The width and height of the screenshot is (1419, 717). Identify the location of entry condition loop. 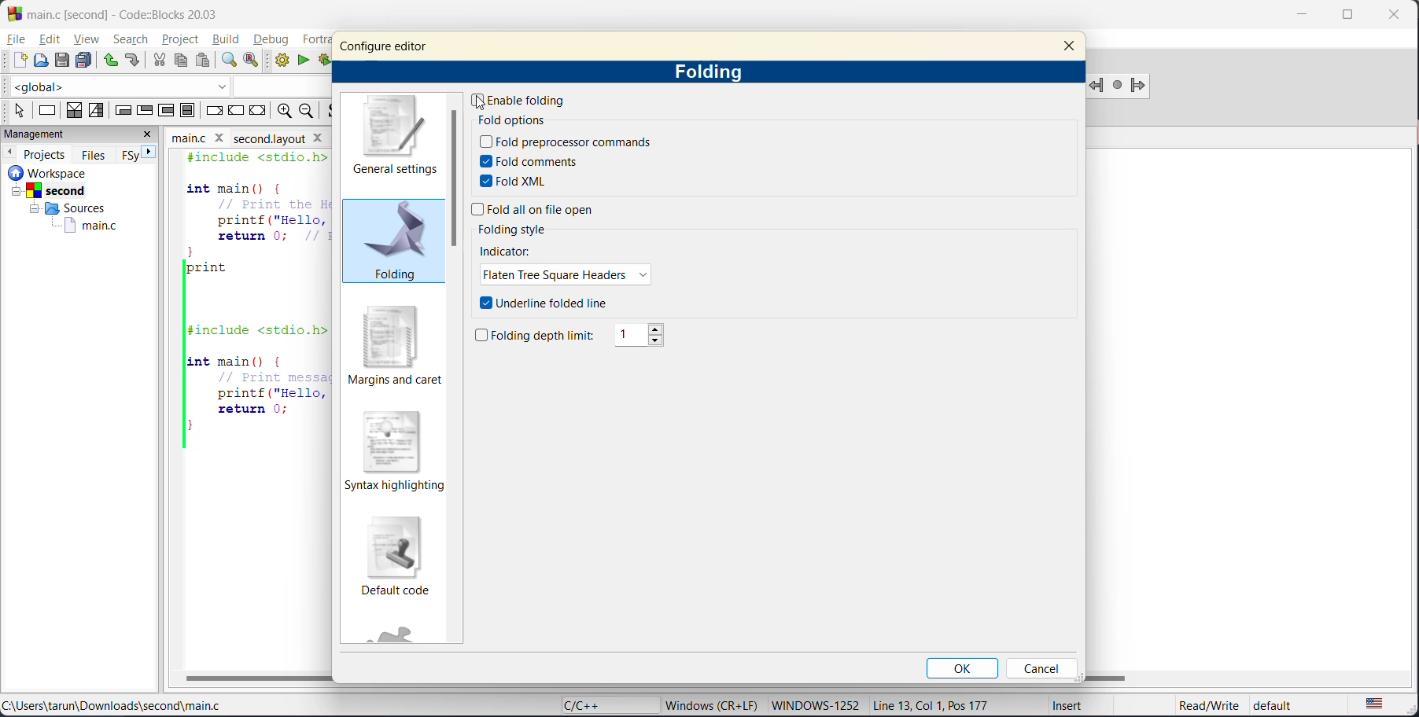
(122, 109).